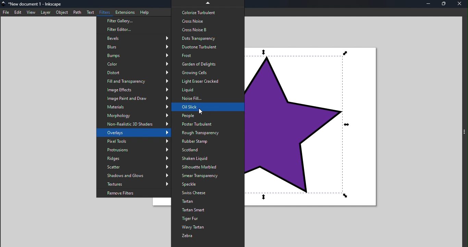 The image size is (468, 247). What do you see at coordinates (208, 185) in the screenshot?
I see `Speckle` at bounding box center [208, 185].